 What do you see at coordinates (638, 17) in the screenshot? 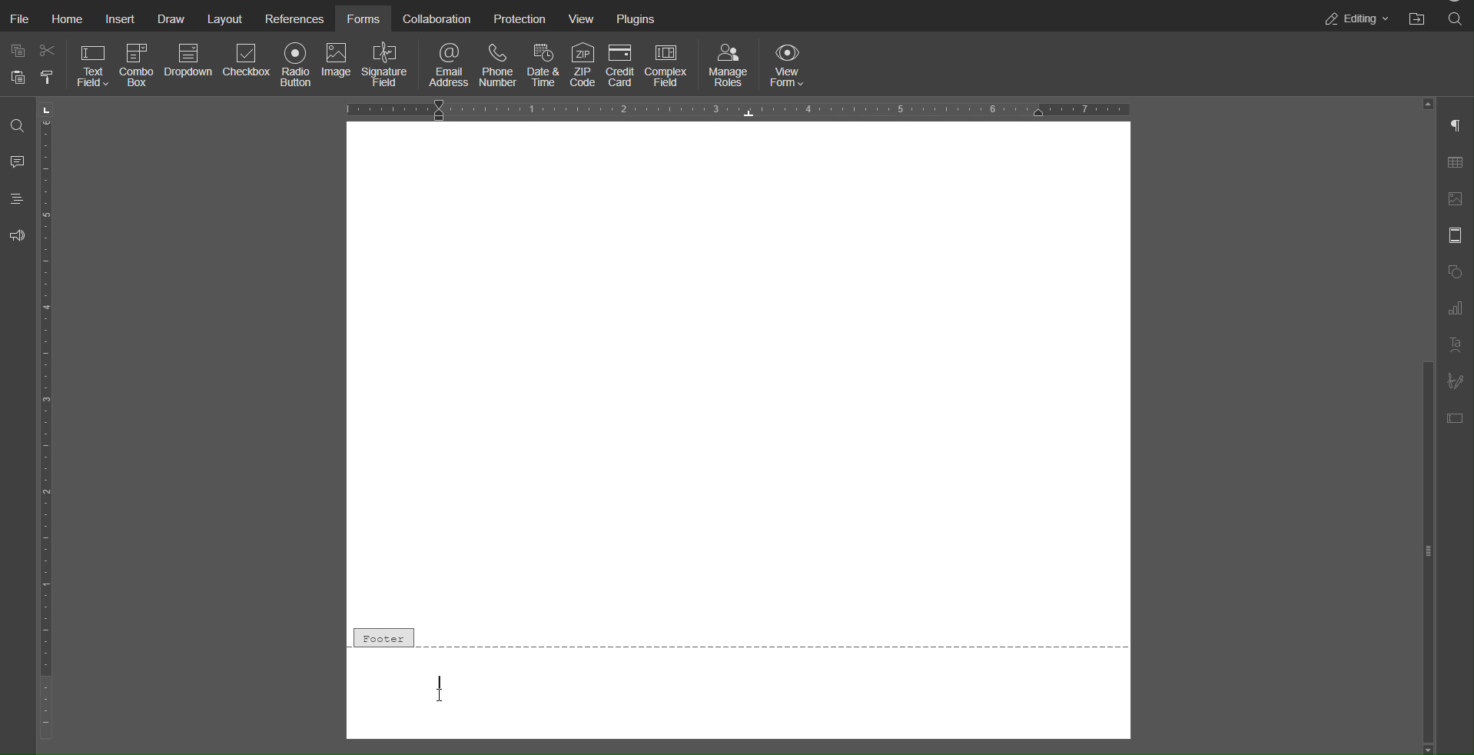
I see `Plugins` at bounding box center [638, 17].